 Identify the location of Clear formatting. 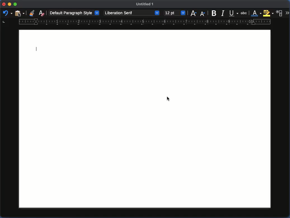
(41, 13).